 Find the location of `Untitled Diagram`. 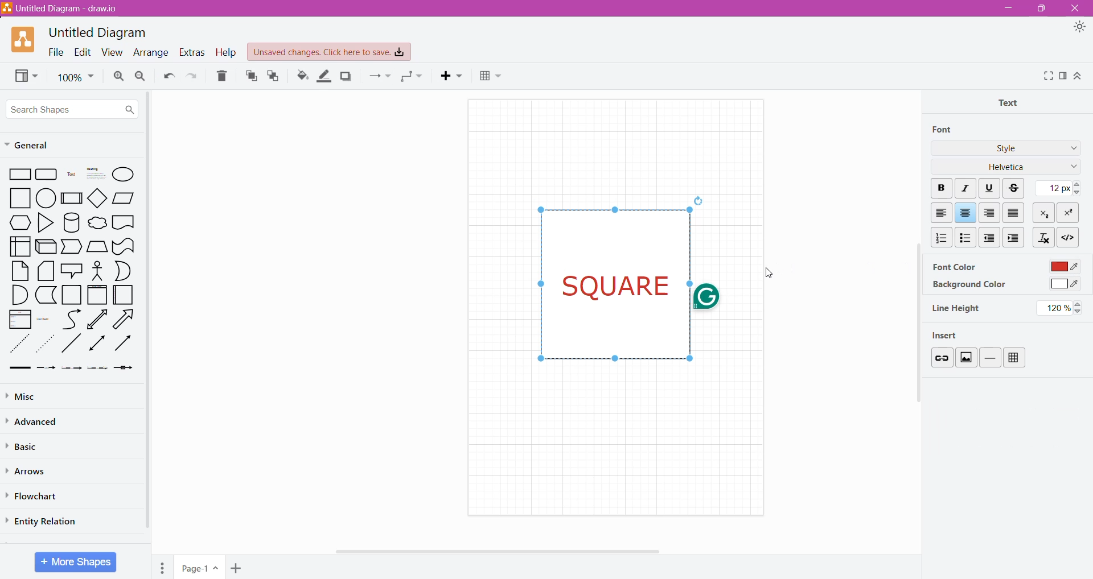

Untitled Diagram is located at coordinates (101, 32).